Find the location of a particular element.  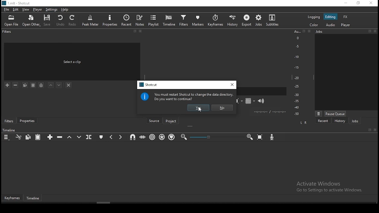

copy is located at coordinates (29, 137).